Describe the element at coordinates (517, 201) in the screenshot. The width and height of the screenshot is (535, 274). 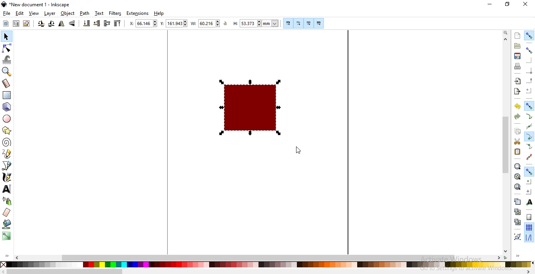
I see `create duplicate` at that location.